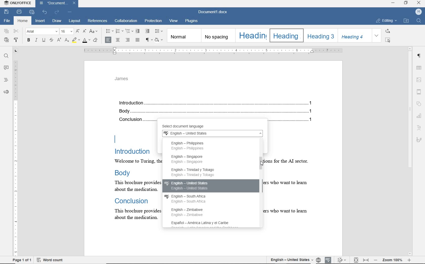 Image resolution: width=425 pixels, height=264 pixels. What do you see at coordinates (188, 186) in the screenshot?
I see `English - United States` at bounding box center [188, 186].